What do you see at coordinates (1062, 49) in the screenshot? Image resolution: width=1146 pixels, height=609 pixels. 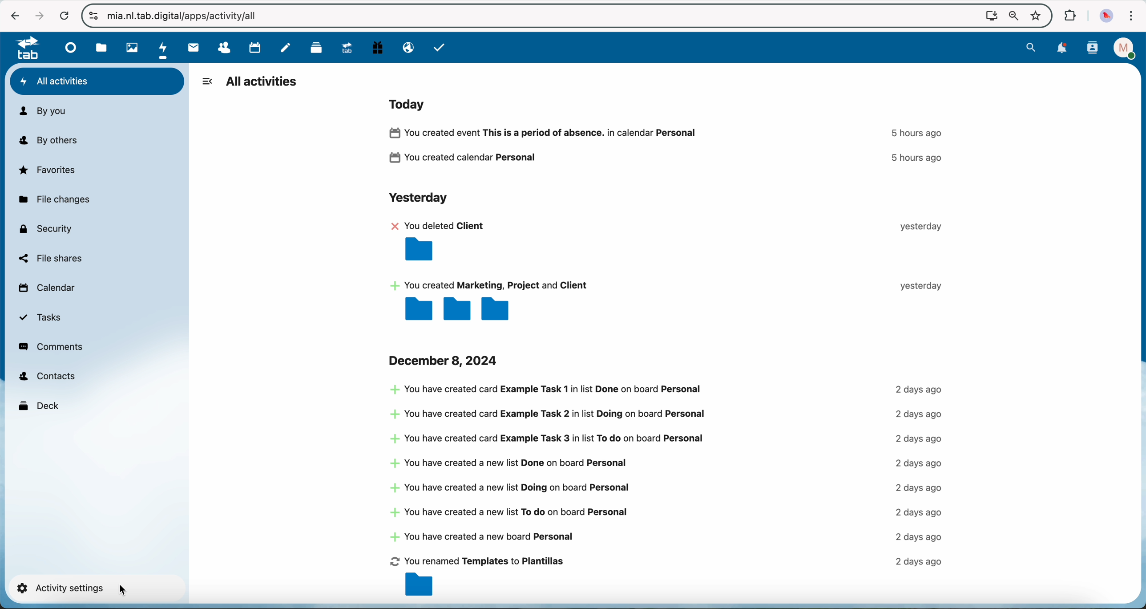 I see `notifications` at bounding box center [1062, 49].